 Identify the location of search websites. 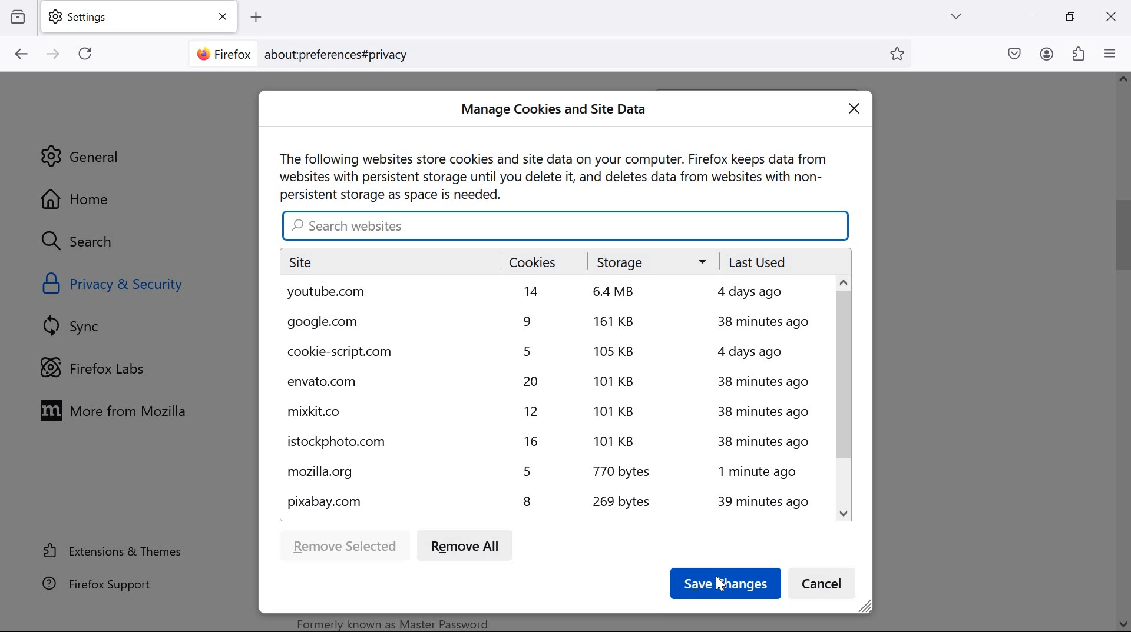
(565, 224).